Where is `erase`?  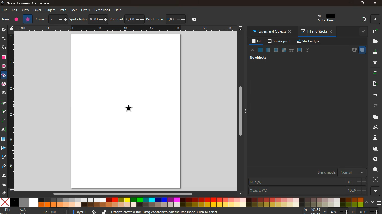
erase is located at coordinates (4, 193).